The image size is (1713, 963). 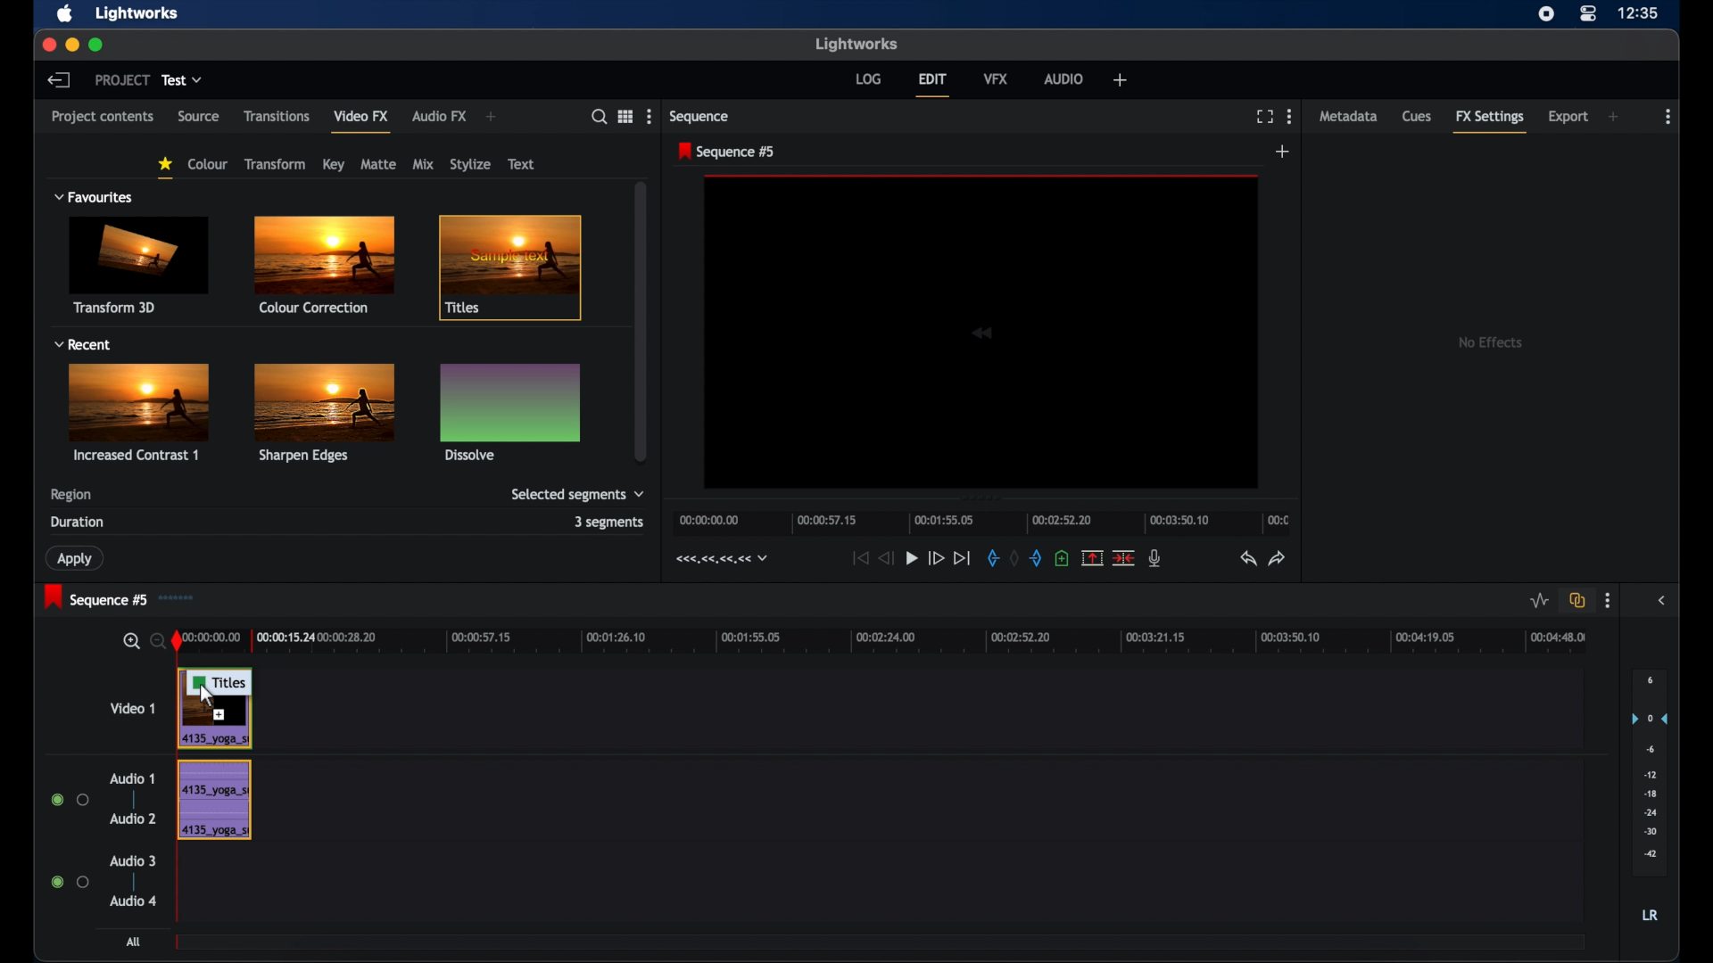 I want to click on source, so click(x=199, y=117).